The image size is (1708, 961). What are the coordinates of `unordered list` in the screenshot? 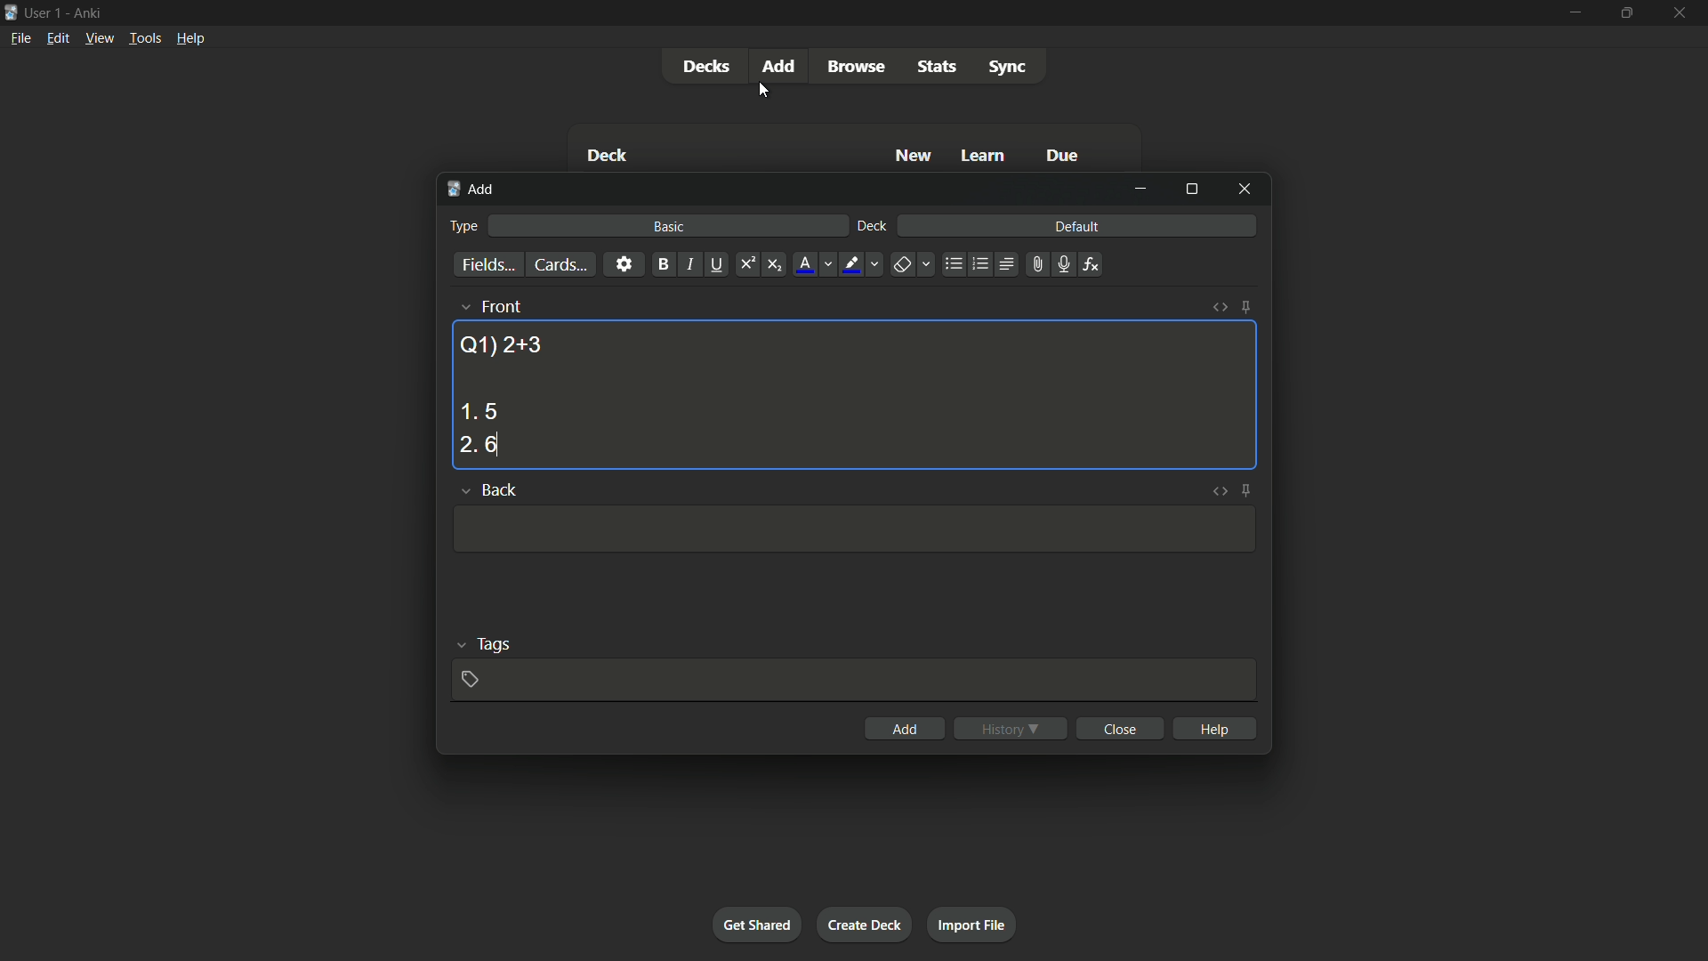 It's located at (953, 264).